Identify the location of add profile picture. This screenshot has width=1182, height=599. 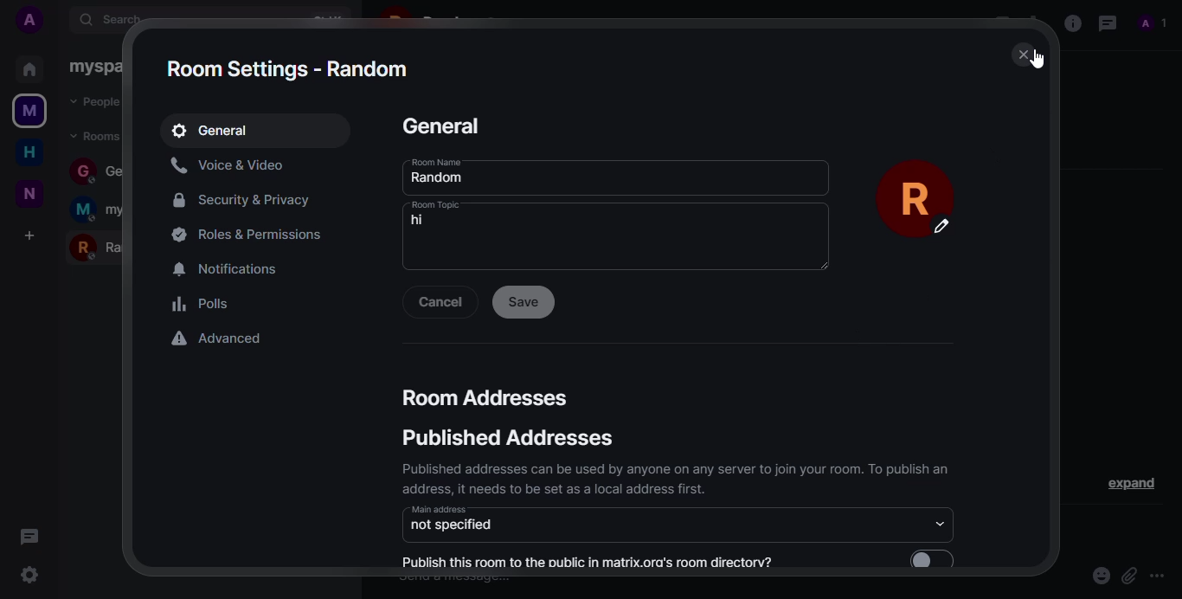
(32, 19).